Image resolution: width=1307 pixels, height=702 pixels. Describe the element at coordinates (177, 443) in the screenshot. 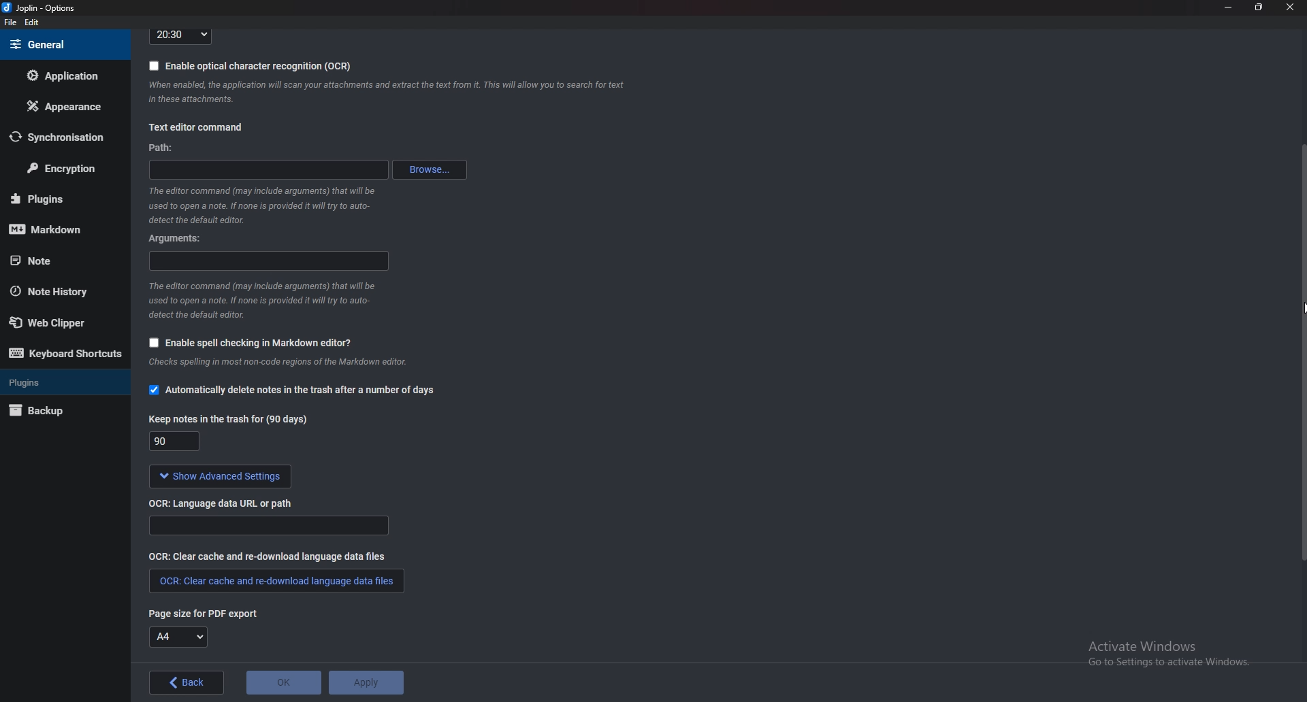

I see `Keep notes in the trash for` at that location.